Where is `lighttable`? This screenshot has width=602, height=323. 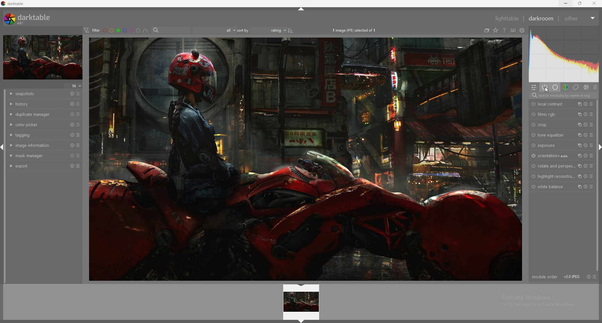
lighttable is located at coordinates (504, 18).